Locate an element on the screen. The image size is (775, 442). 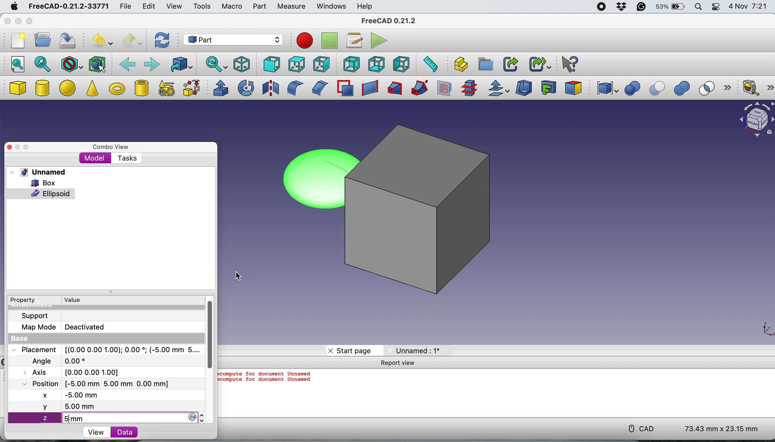
thickness is located at coordinates (524, 89).